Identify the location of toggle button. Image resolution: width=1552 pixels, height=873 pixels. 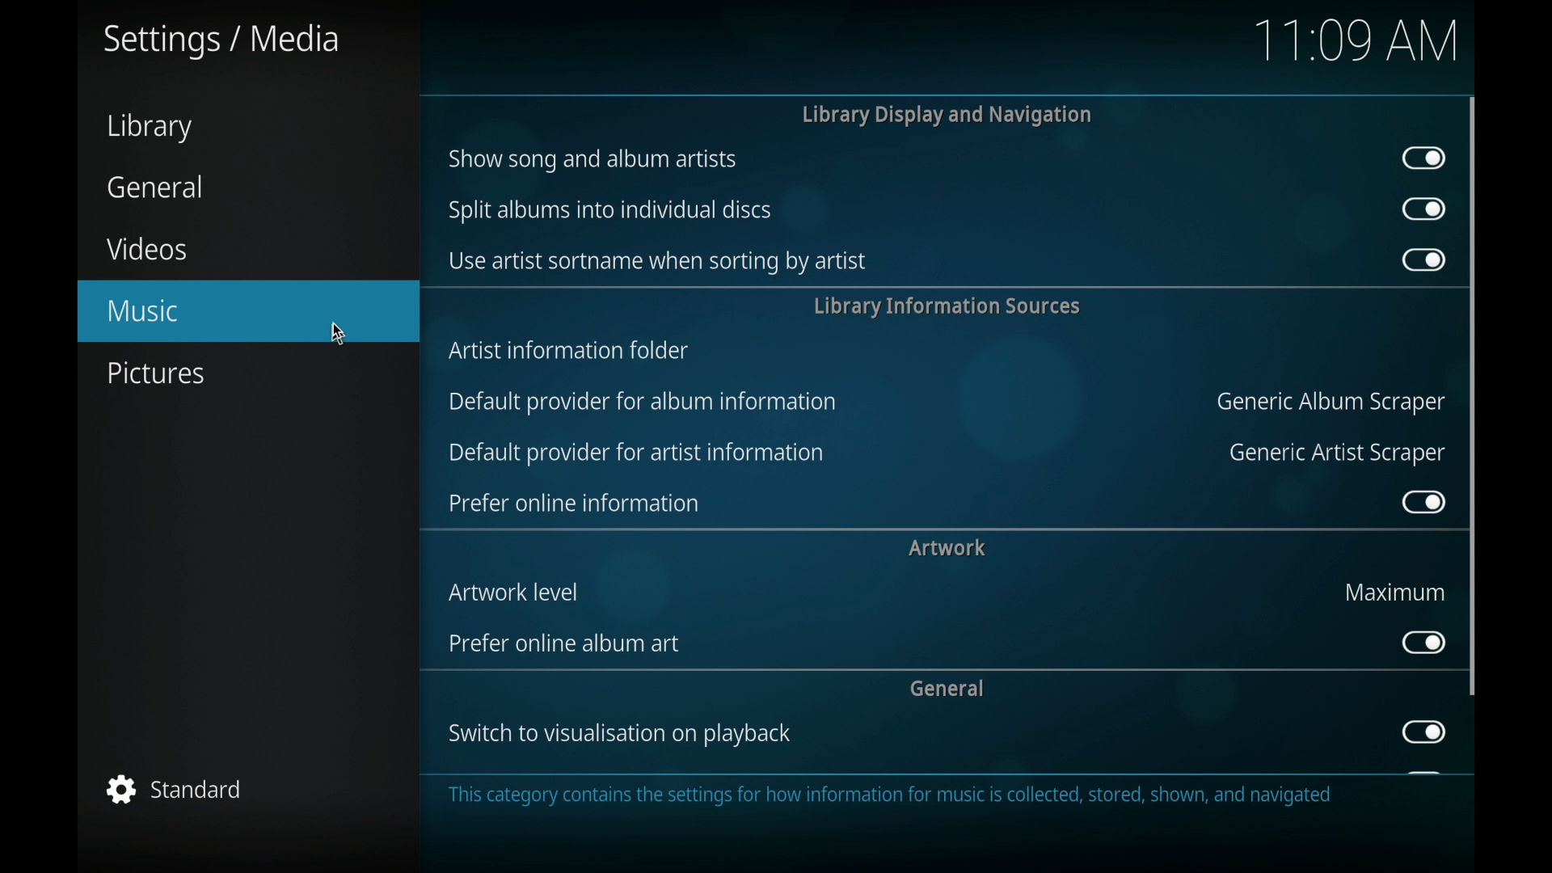
(1423, 642).